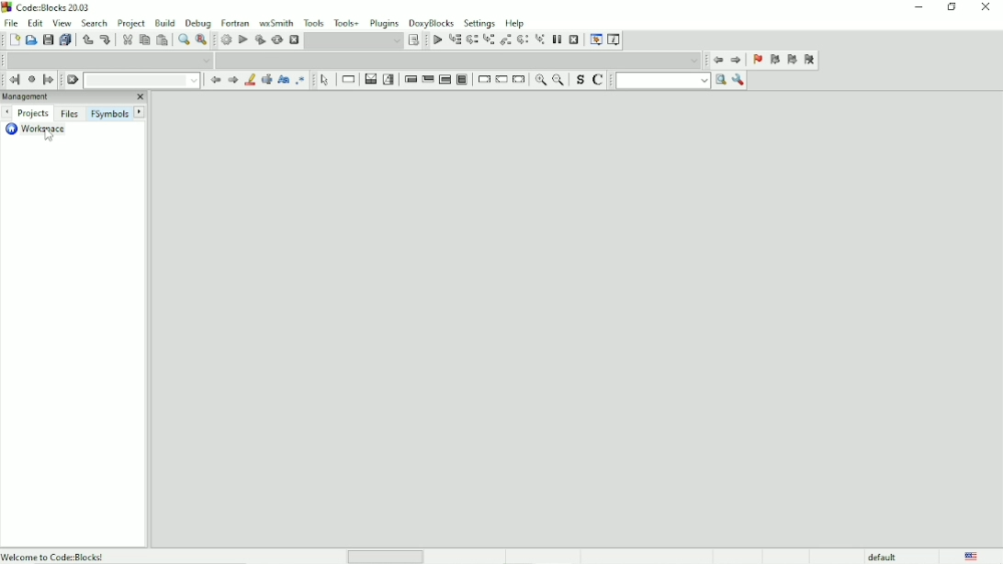 The image size is (1003, 564). I want to click on Step out, so click(505, 41).